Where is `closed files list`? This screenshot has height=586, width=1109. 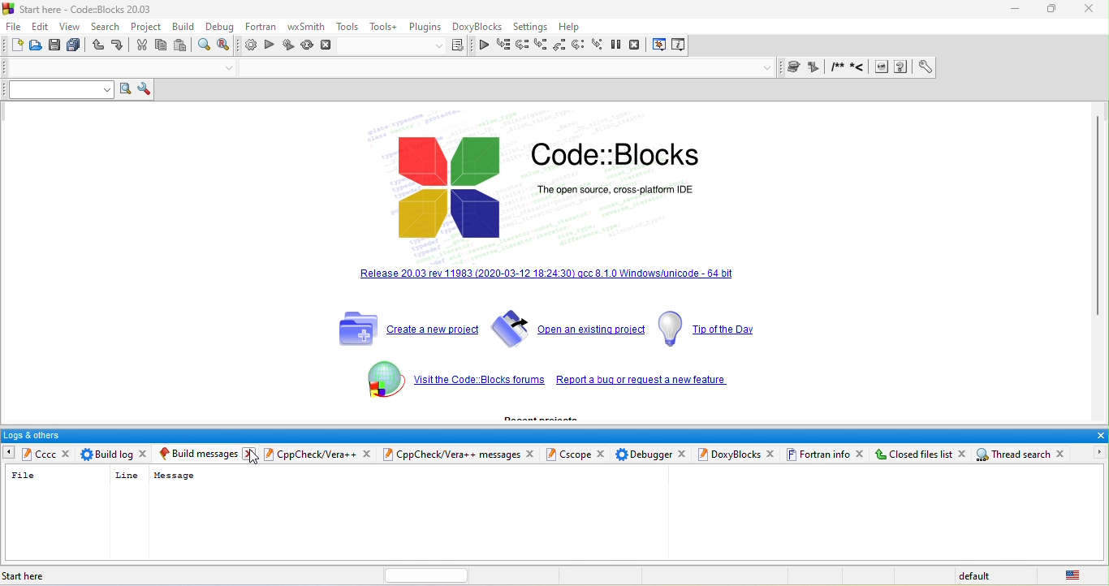
closed files list is located at coordinates (913, 454).